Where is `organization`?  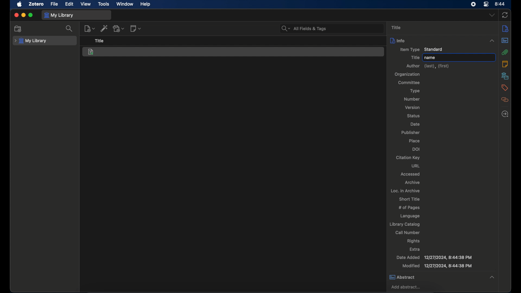 organization is located at coordinates (407, 74).